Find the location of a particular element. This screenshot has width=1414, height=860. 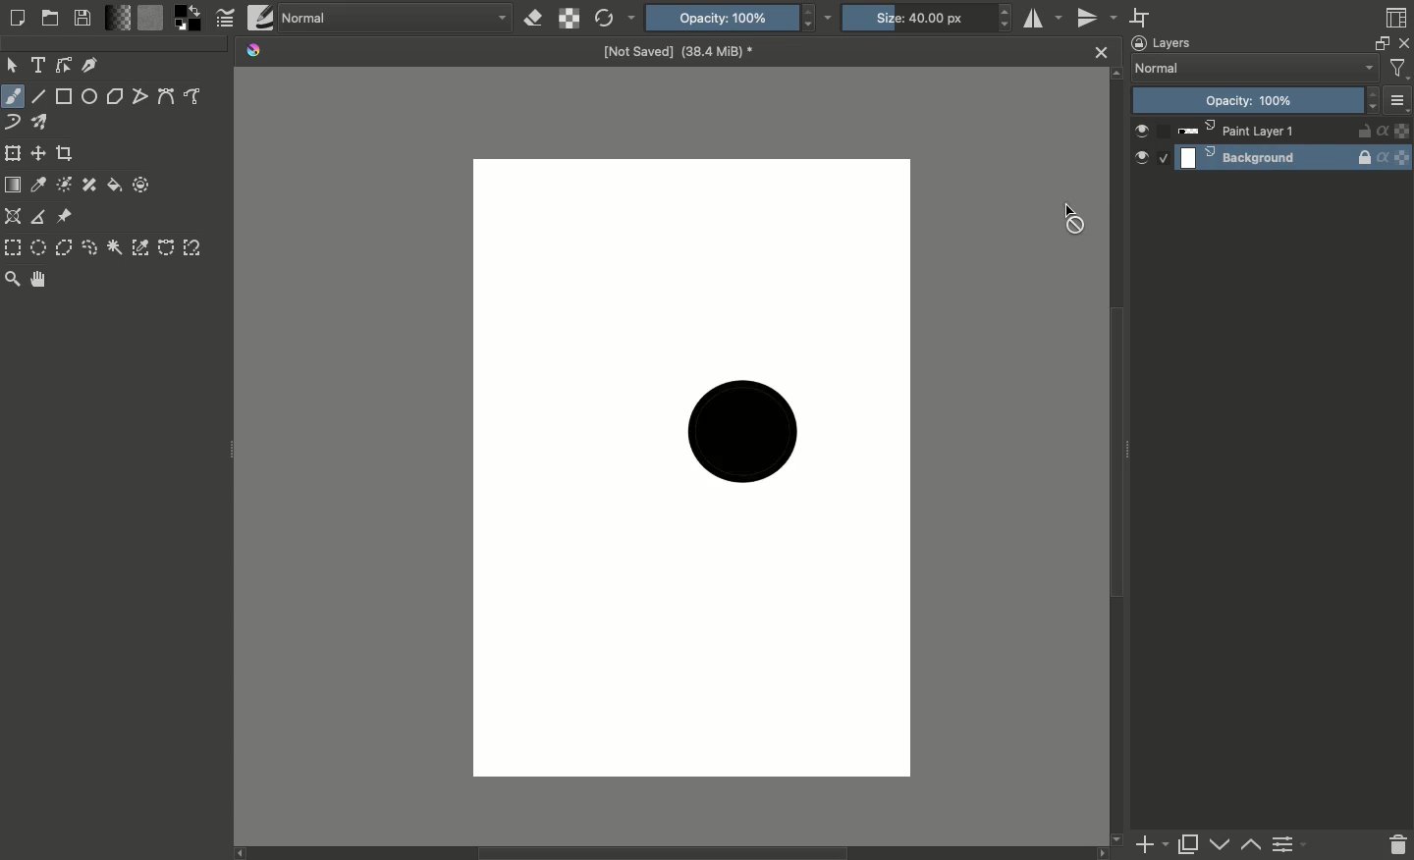

Measure the distance is located at coordinates (40, 218).